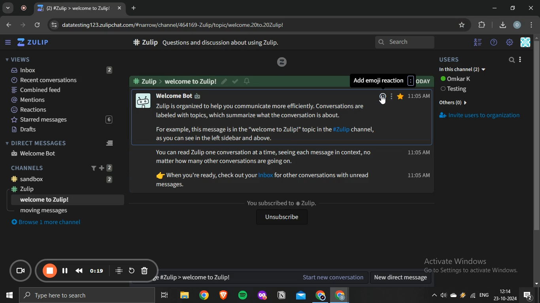 The width and height of the screenshot is (540, 303). What do you see at coordinates (26, 8) in the screenshot?
I see `recording` at bounding box center [26, 8].